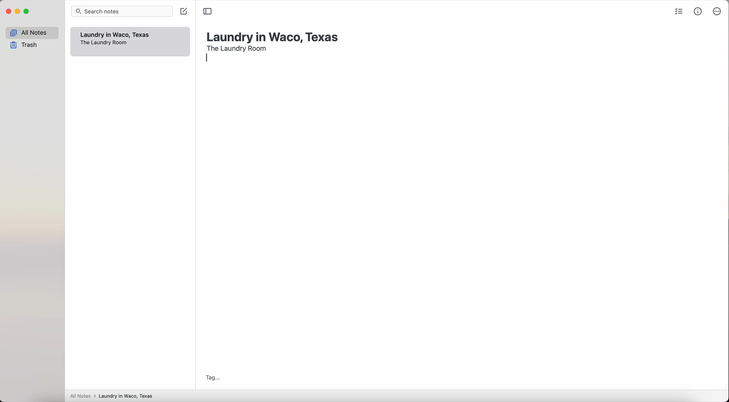 The width and height of the screenshot is (729, 402). What do you see at coordinates (104, 43) in the screenshot?
I see `the laundry room` at bounding box center [104, 43].